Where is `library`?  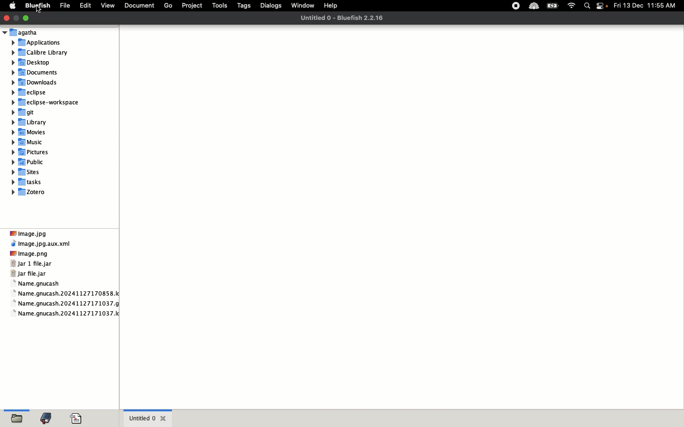 library is located at coordinates (49, 416).